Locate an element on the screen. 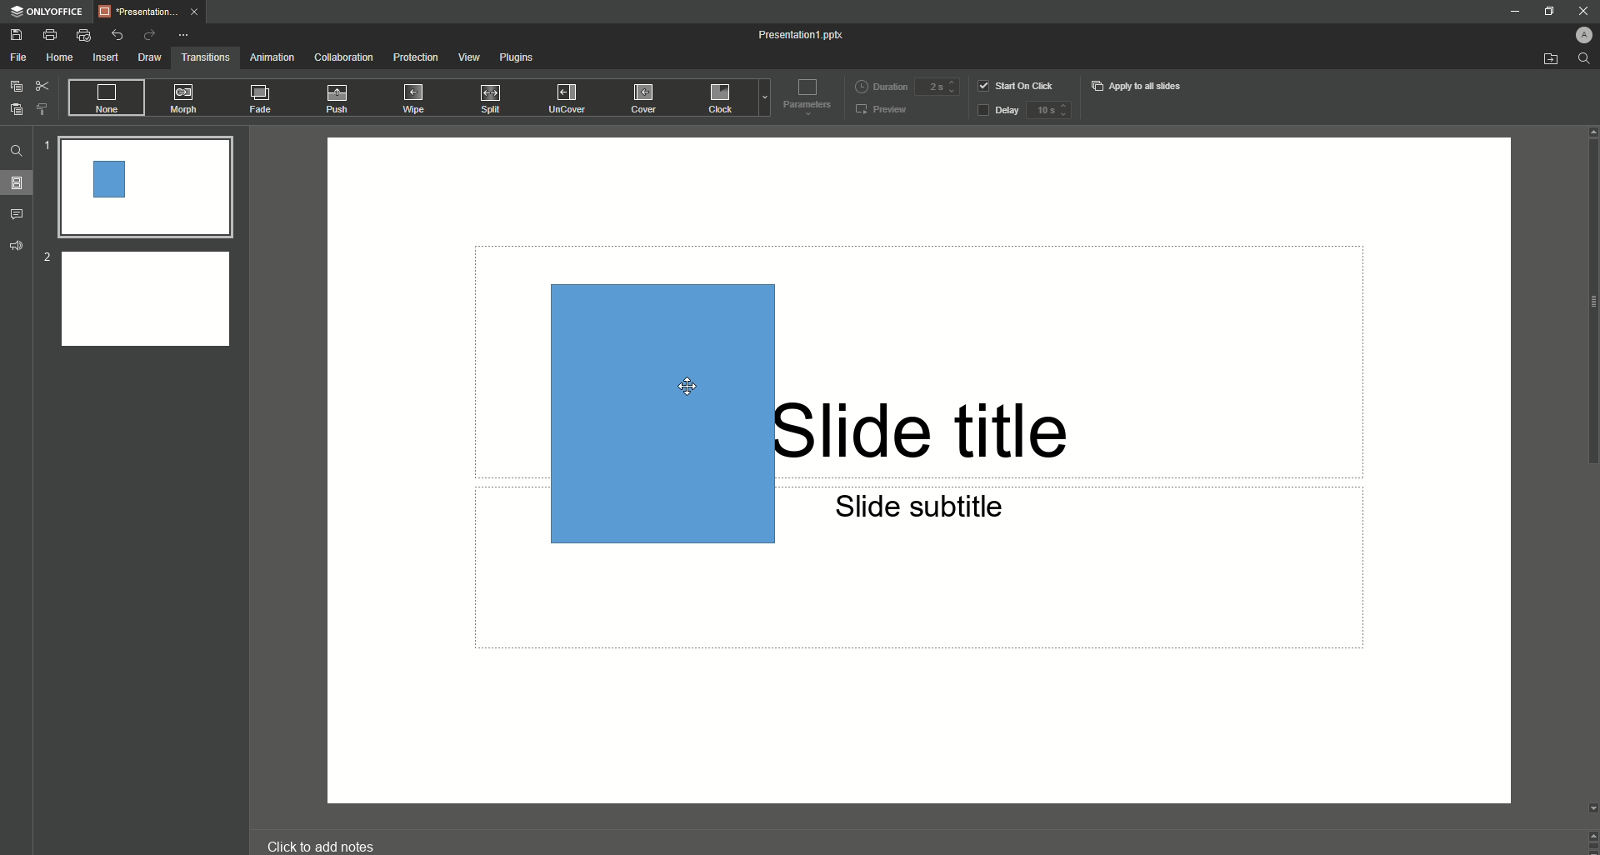 The height and width of the screenshot is (855, 1600). Slide title is located at coordinates (928, 428).